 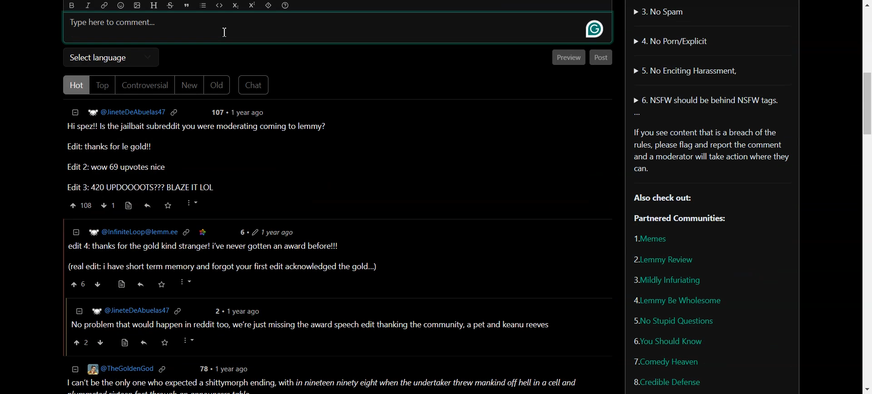 What do you see at coordinates (109, 206) in the screenshot?
I see `Downvote` at bounding box center [109, 206].